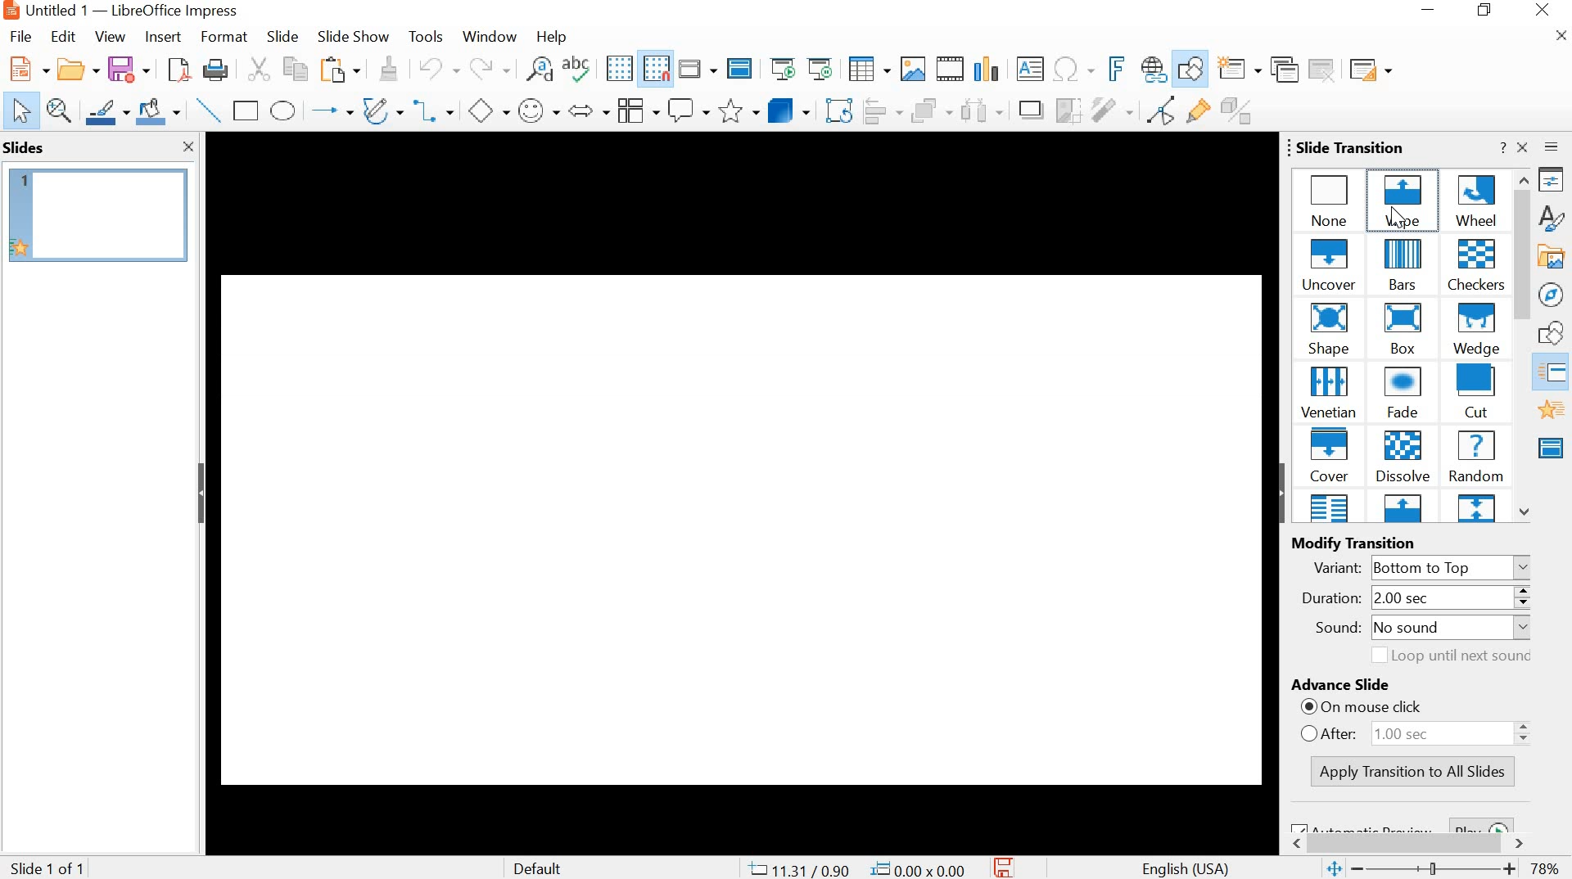 This screenshot has width=1572, height=879. I want to click on BOX, so click(1400, 331).